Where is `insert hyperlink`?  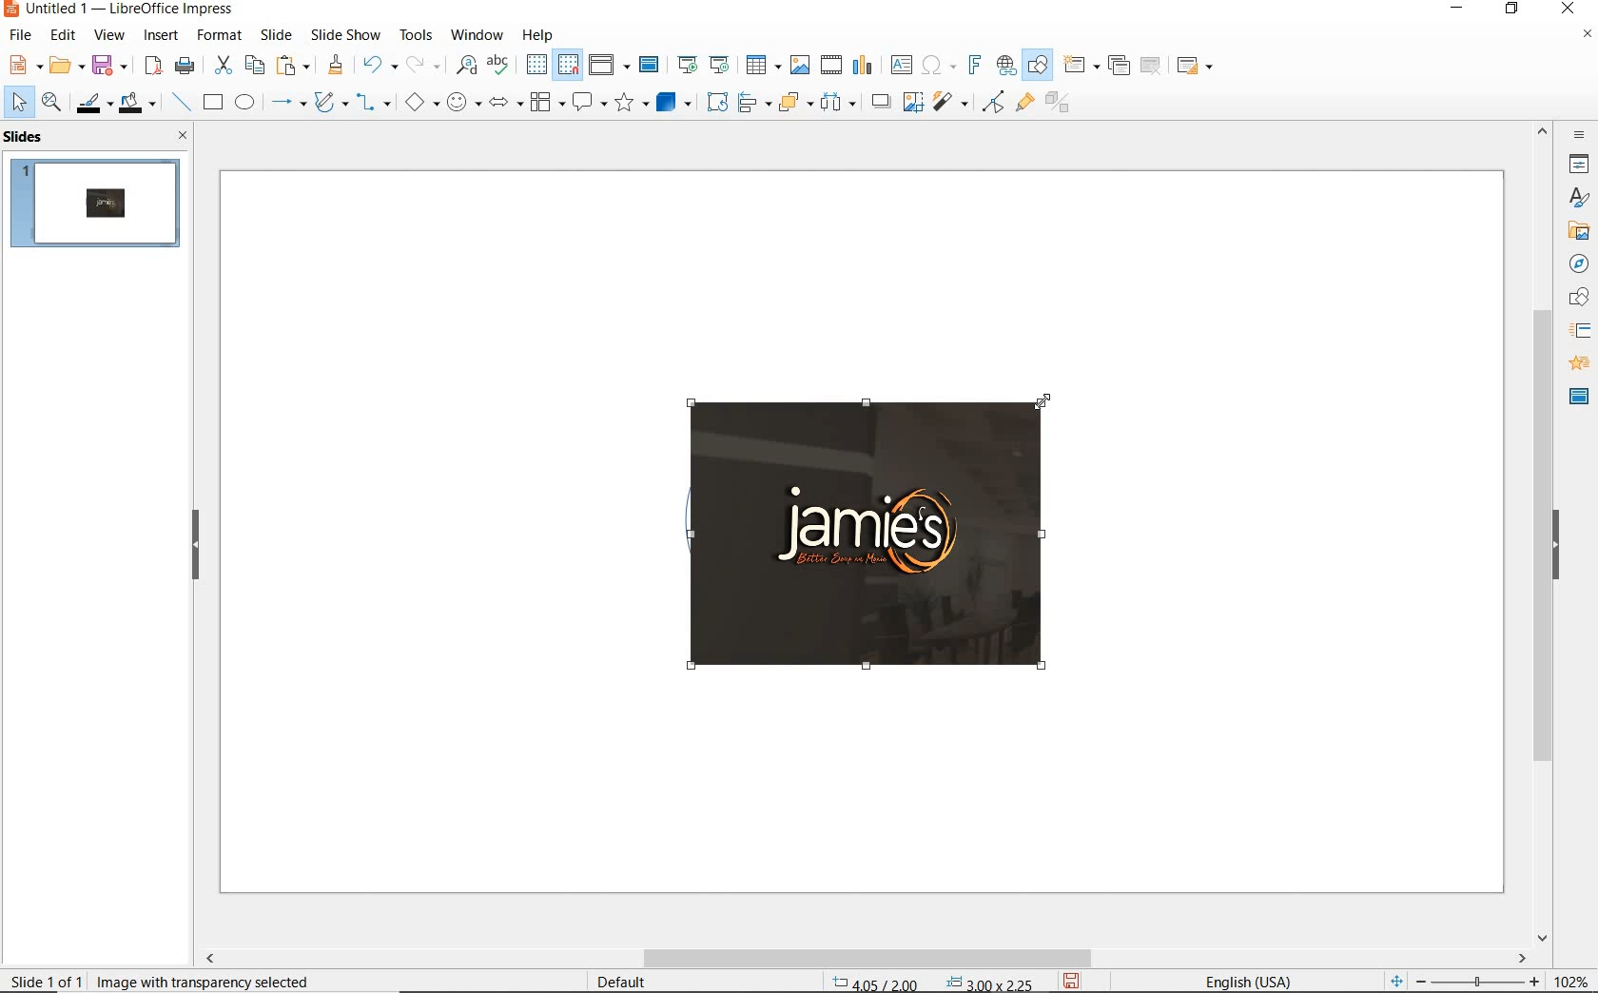 insert hyperlink is located at coordinates (1006, 66).